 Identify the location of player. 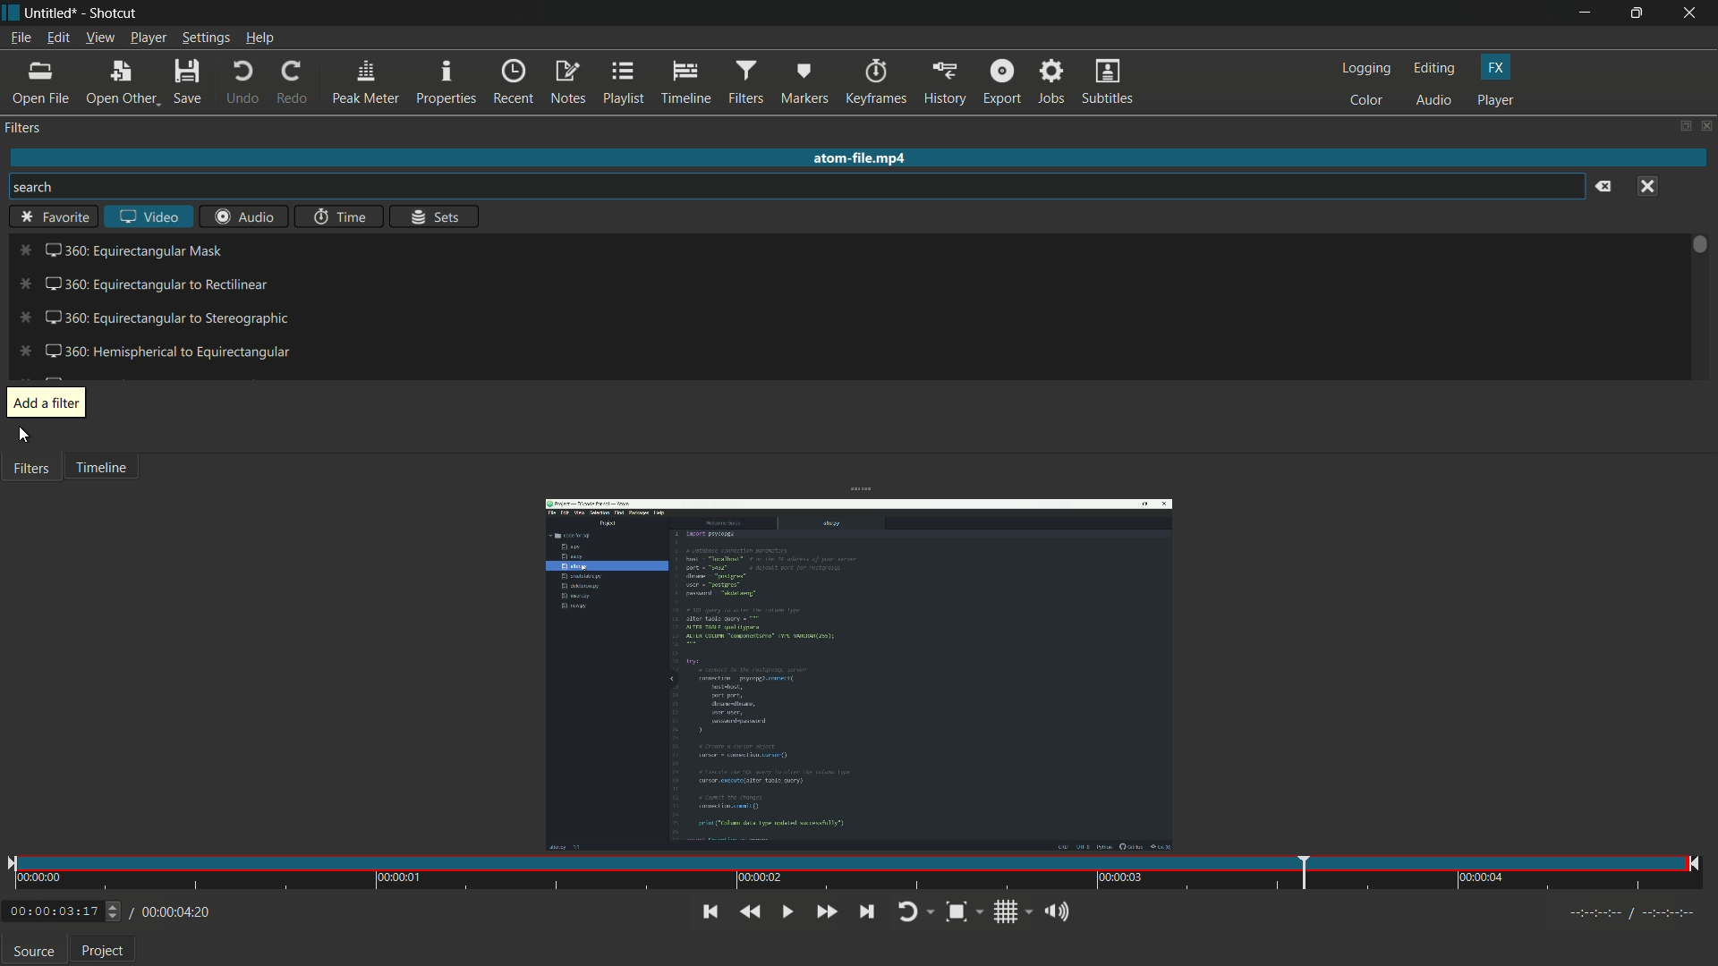
(1499, 100).